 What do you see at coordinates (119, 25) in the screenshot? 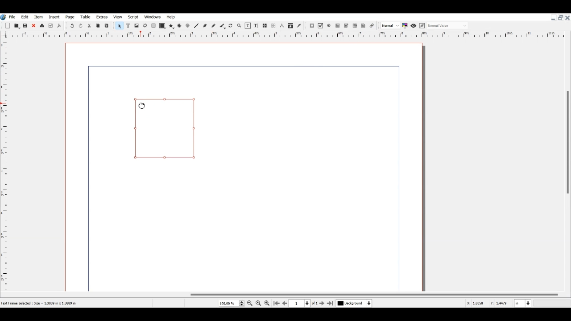
I see `Select Item` at bounding box center [119, 25].